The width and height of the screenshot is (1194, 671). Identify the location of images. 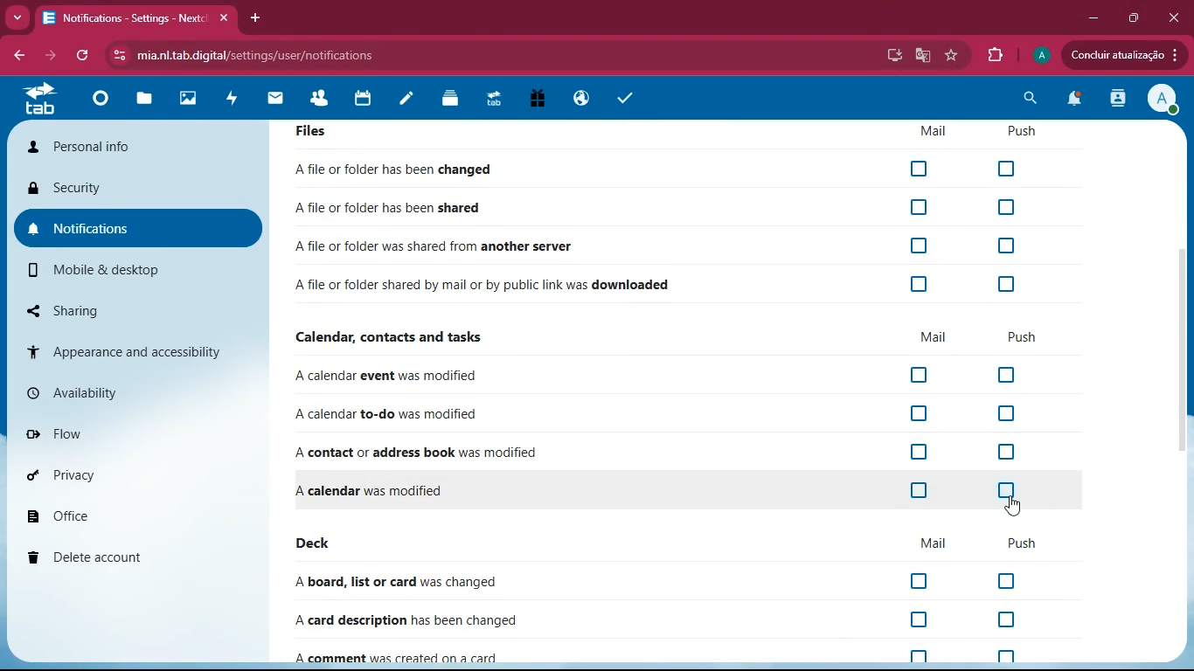
(194, 100).